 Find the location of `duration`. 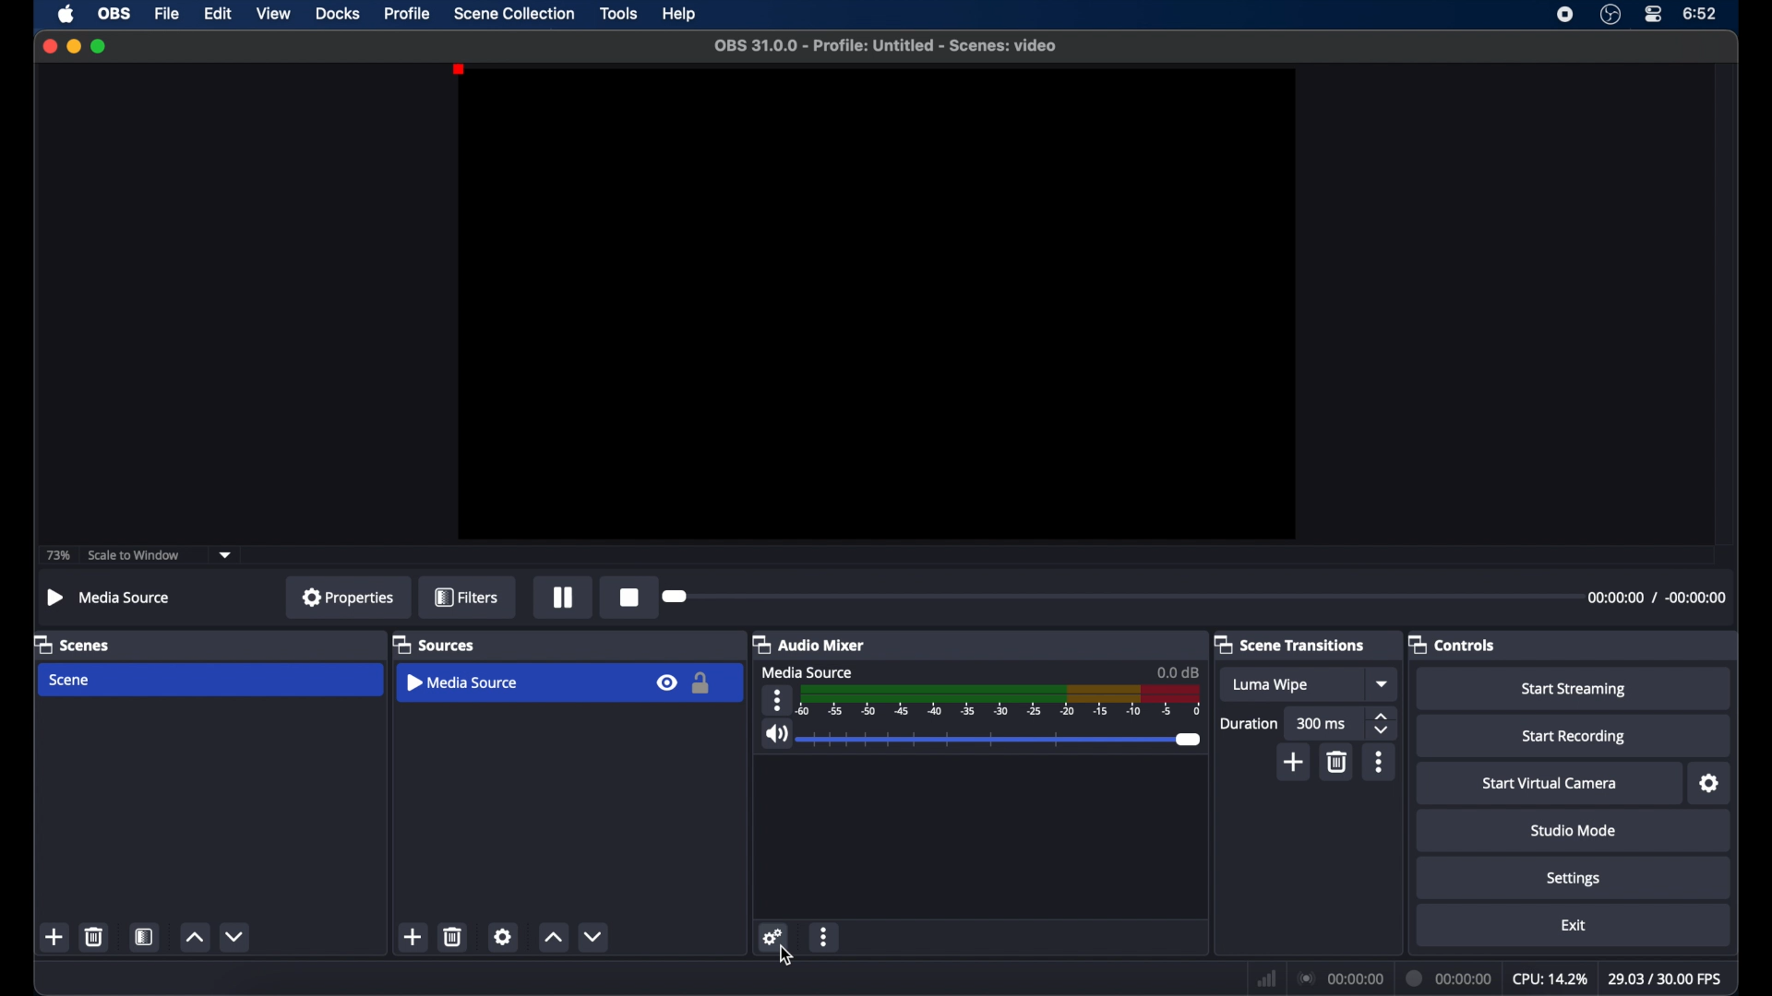

duration is located at coordinates (1451, 977).